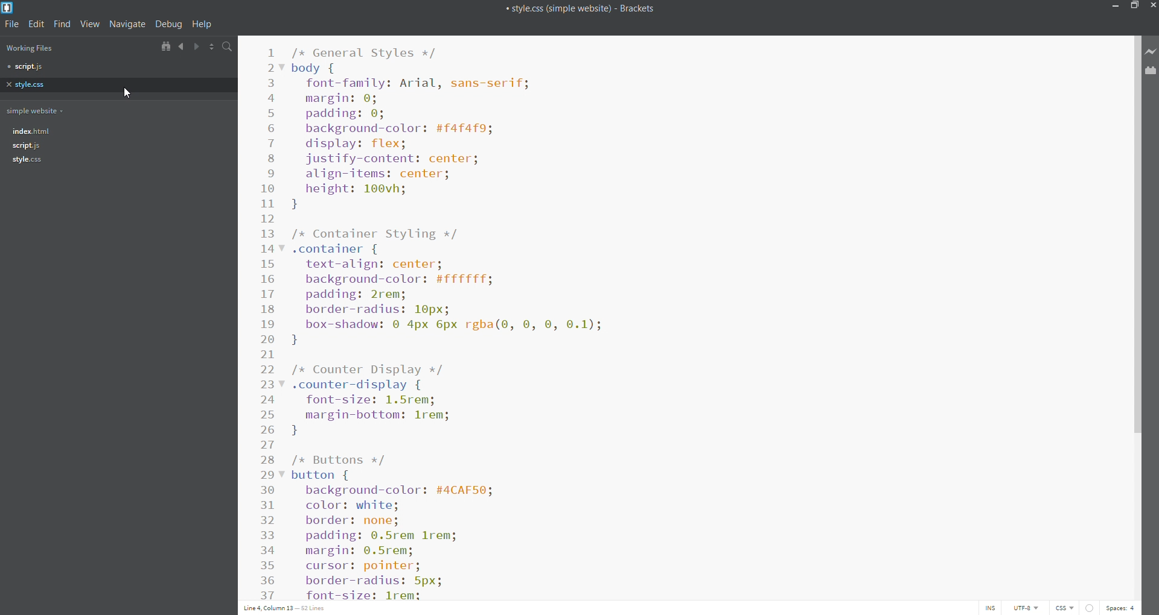 This screenshot has height=615, width=1159. What do you see at coordinates (1093, 607) in the screenshot?
I see `errors` at bounding box center [1093, 607].